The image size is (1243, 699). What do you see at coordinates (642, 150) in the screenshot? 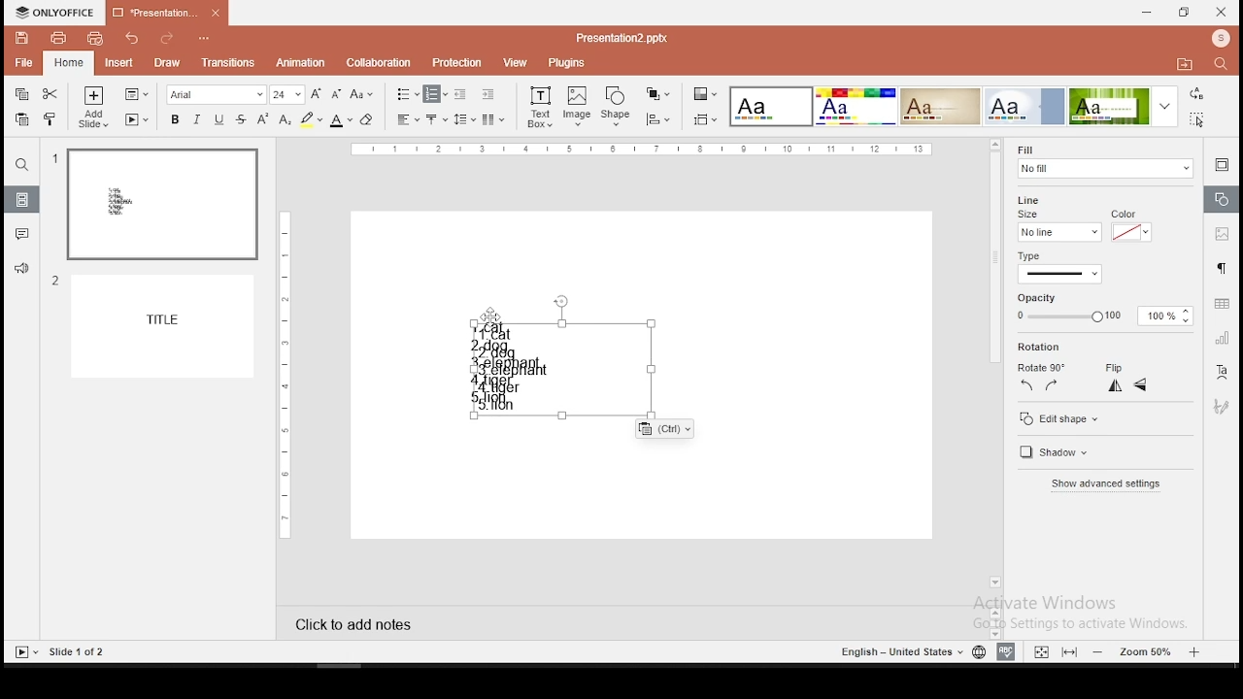
I see `scale` at bounding box center [642, 150].